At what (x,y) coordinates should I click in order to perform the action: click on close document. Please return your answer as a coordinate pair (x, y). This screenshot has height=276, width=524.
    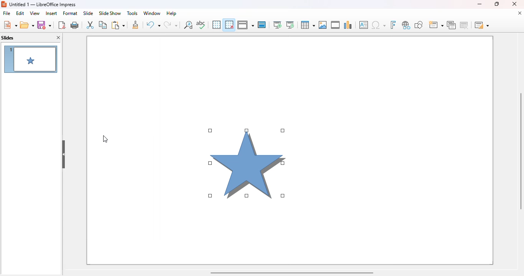
    Looking at the image, I should click on (519, 13).